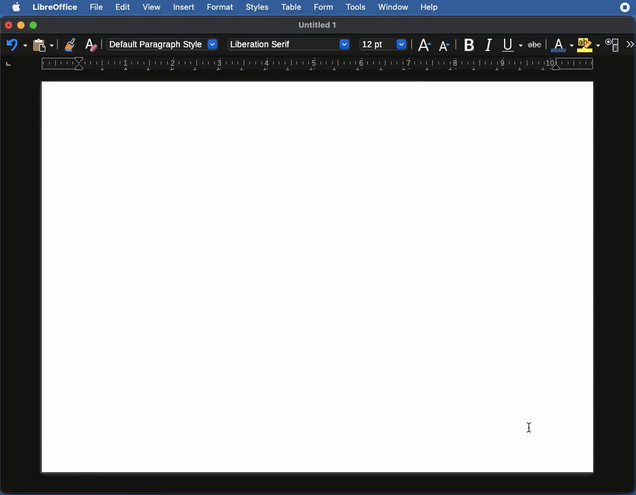  What do you see at coordinates (357, 7) in the screenshot?
I see `Tools` at bounding box center [357, 7].